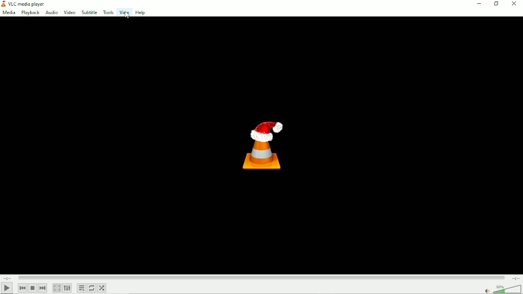 This screenshot has width=523, height=294. Describe the element at coordinates (89, 12) in the screenshot. I see `Subtitle` at that location.